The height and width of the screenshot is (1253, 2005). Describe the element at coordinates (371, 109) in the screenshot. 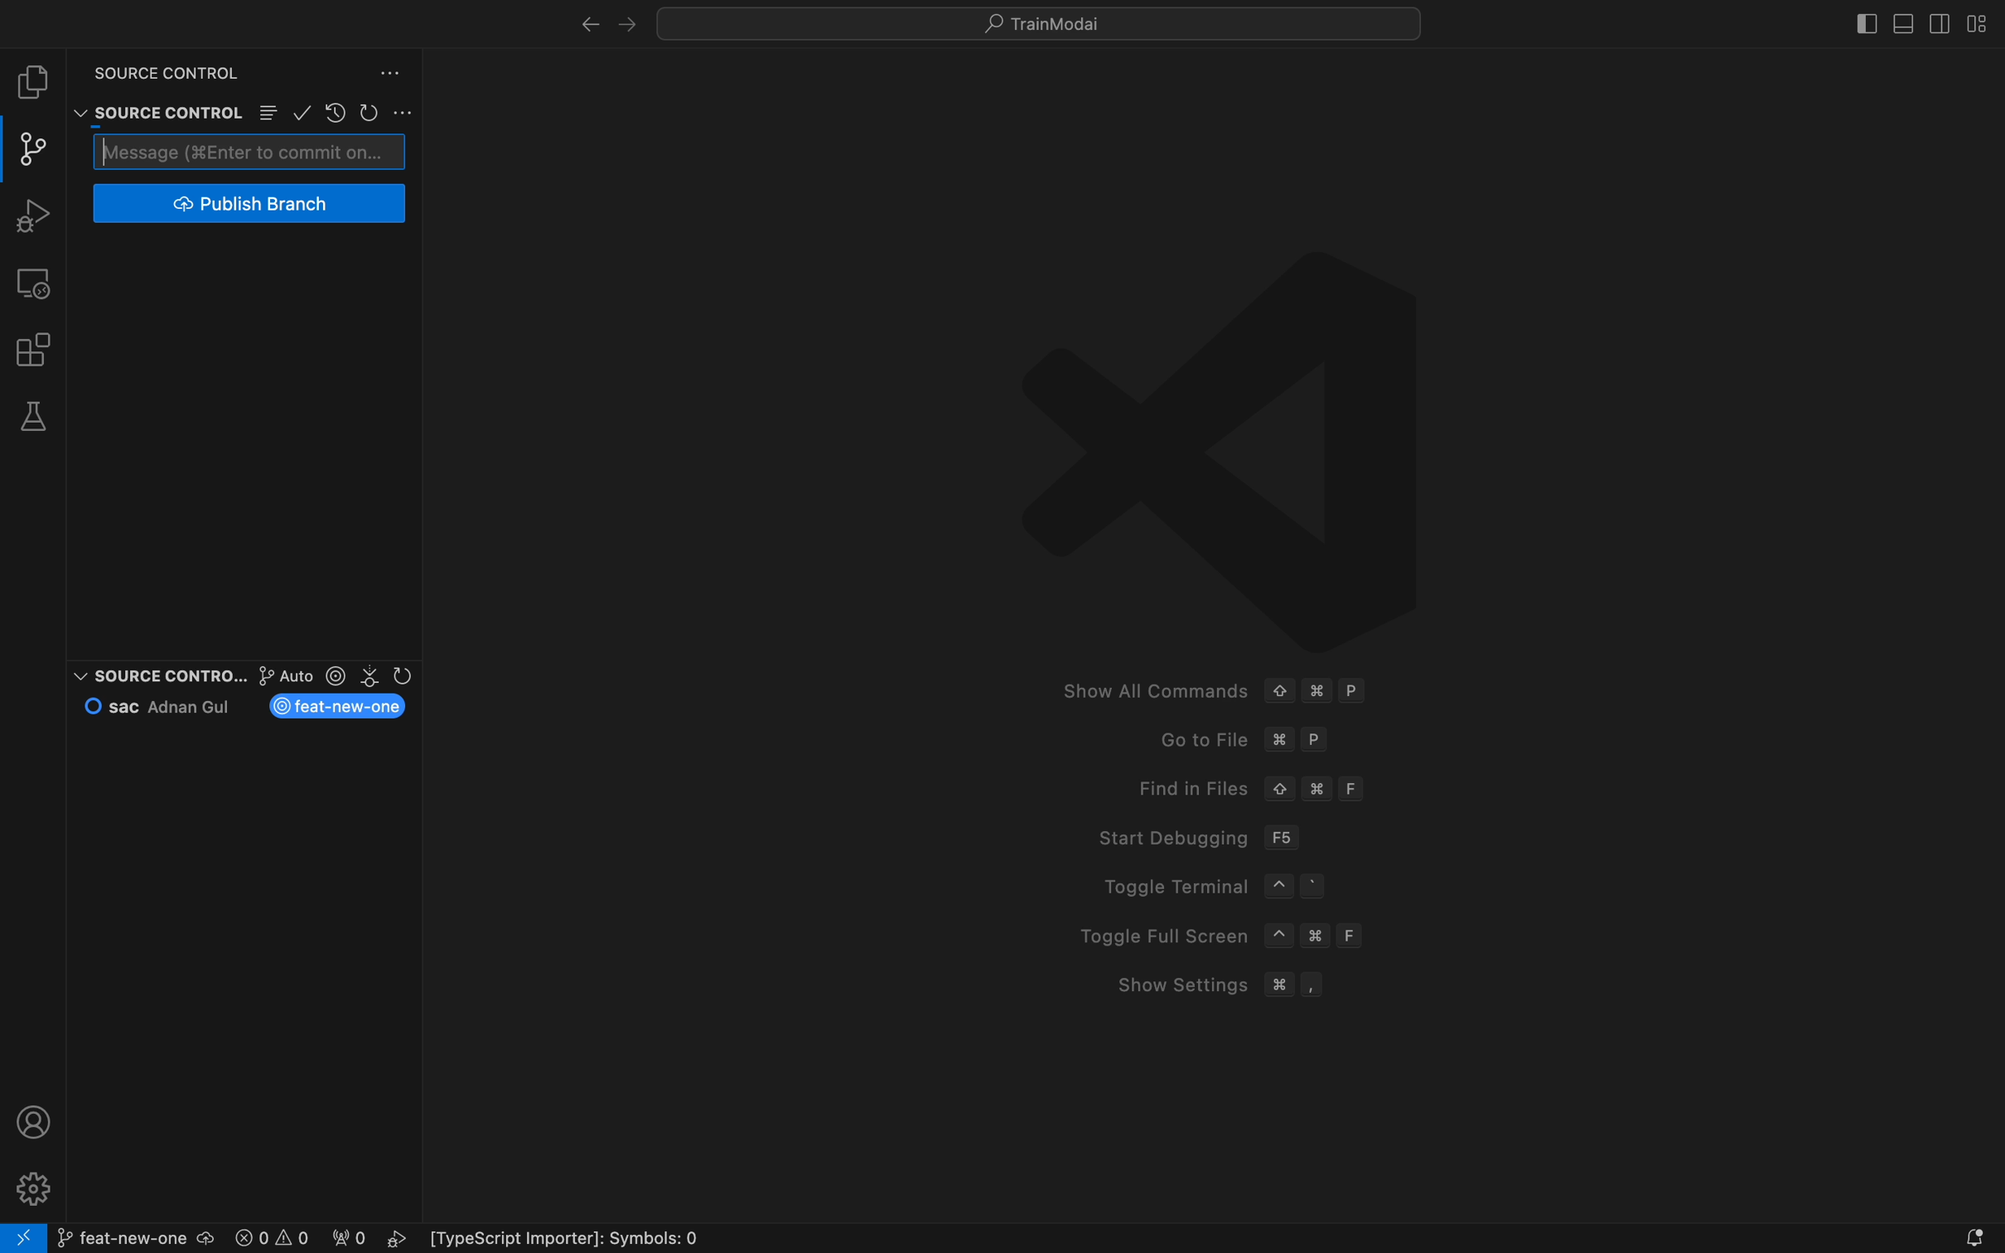

I see `restart` at that location.